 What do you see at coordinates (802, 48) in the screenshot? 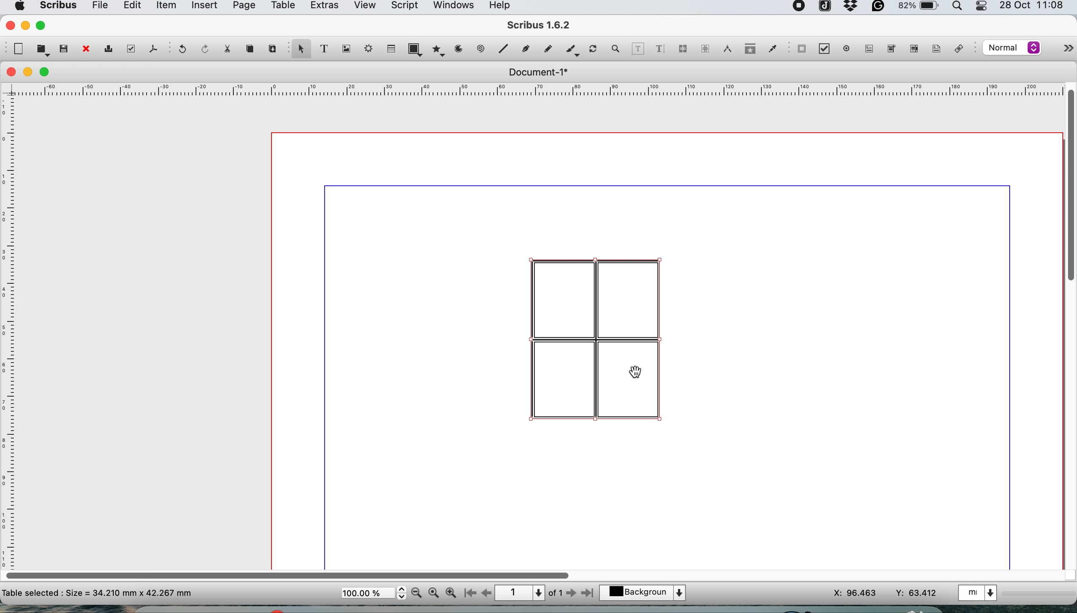
I see `pdf check button` at bounding box center [802, 48].